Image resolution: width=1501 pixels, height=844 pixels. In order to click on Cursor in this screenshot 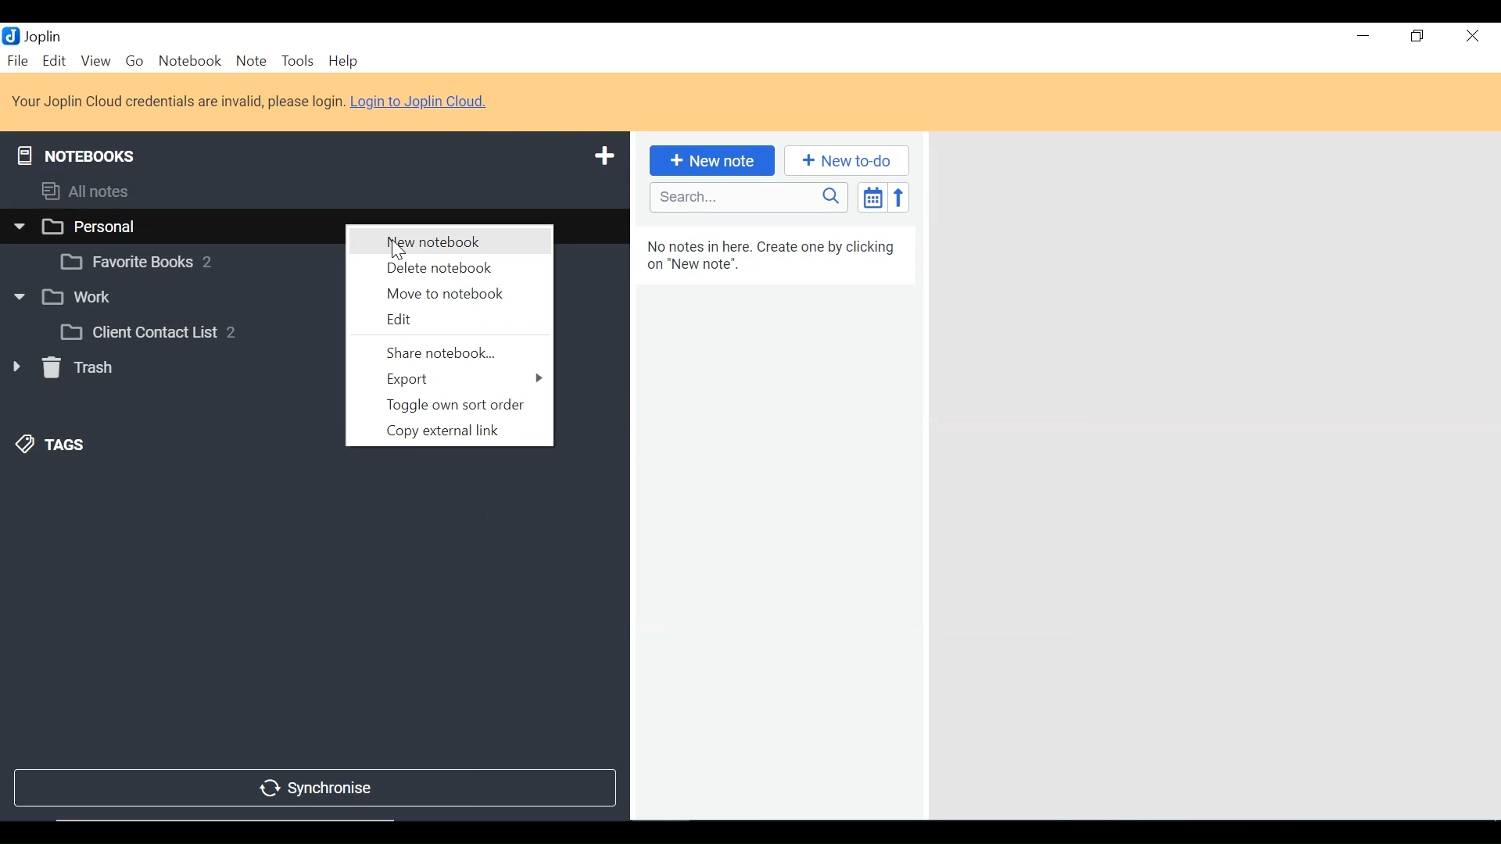, I will do `click(399, 252)`.